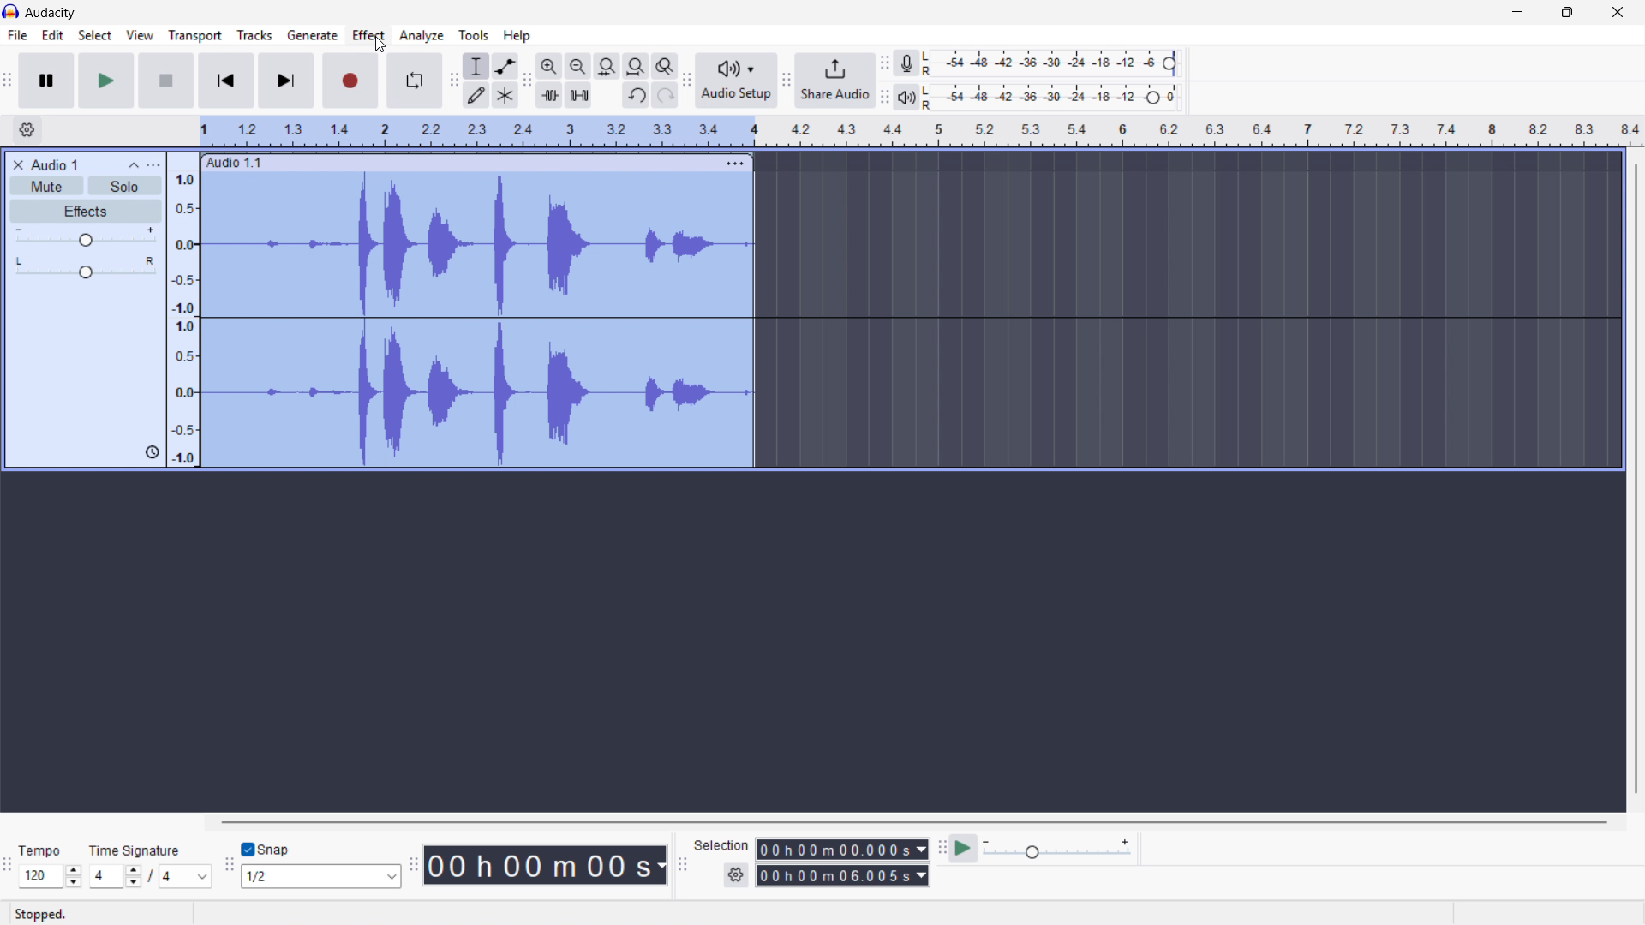  What do you see at coordinates (49, 867) in the screenshot?
I see `Set tempo` at bounding box center [49, 867].